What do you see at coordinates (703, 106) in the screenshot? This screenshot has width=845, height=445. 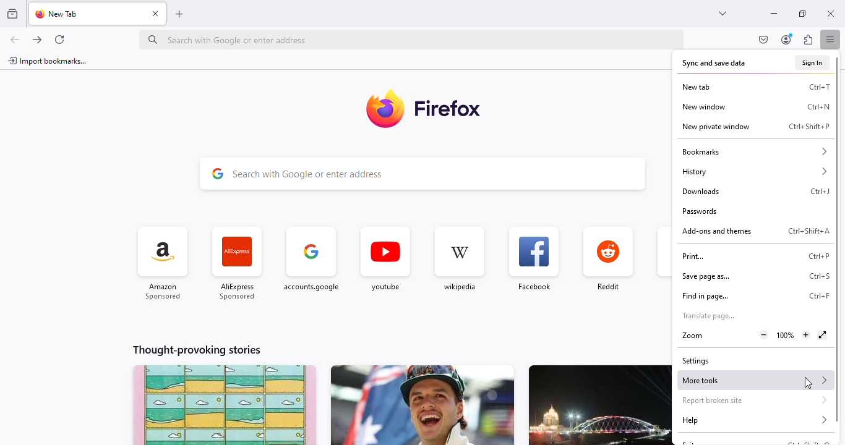 I see `new window` at bounding box center [703, 106].